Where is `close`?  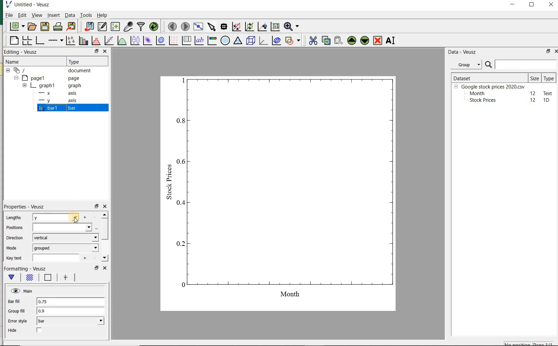 close is located at coordinates (105, 51).